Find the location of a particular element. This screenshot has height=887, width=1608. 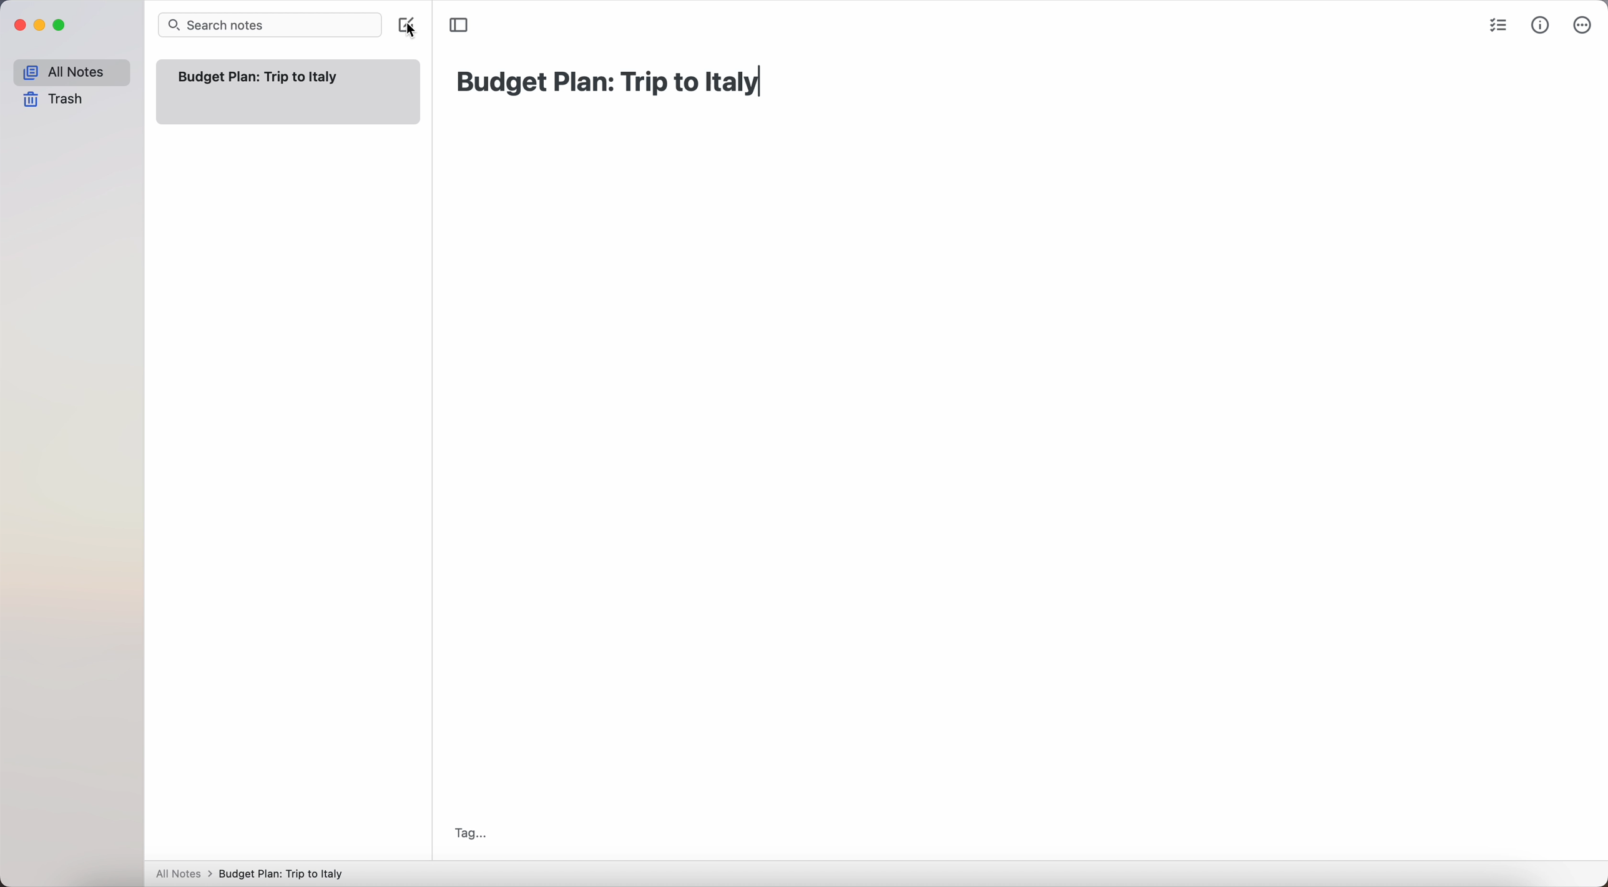

create note is located at coordinates (404, 22).